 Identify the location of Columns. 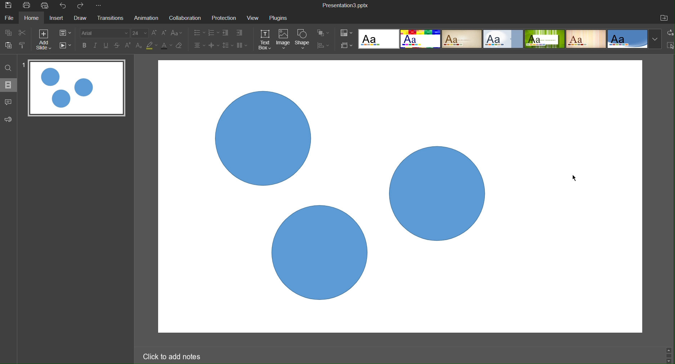
(243, 45).